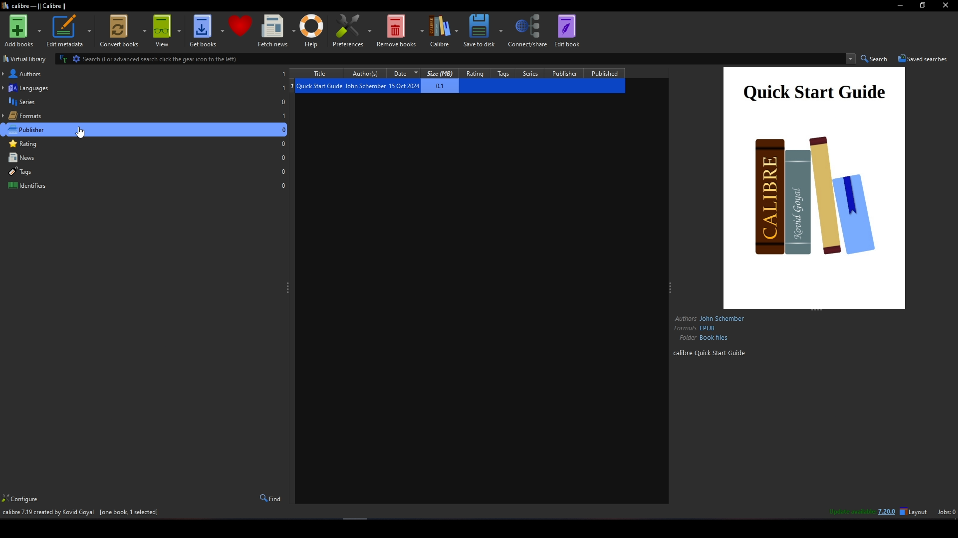 Image resolution: width=958 pixels, height=538 pixels. Describe the element at coordinates (167, 30) in the screenshot. I see `View` at that location.